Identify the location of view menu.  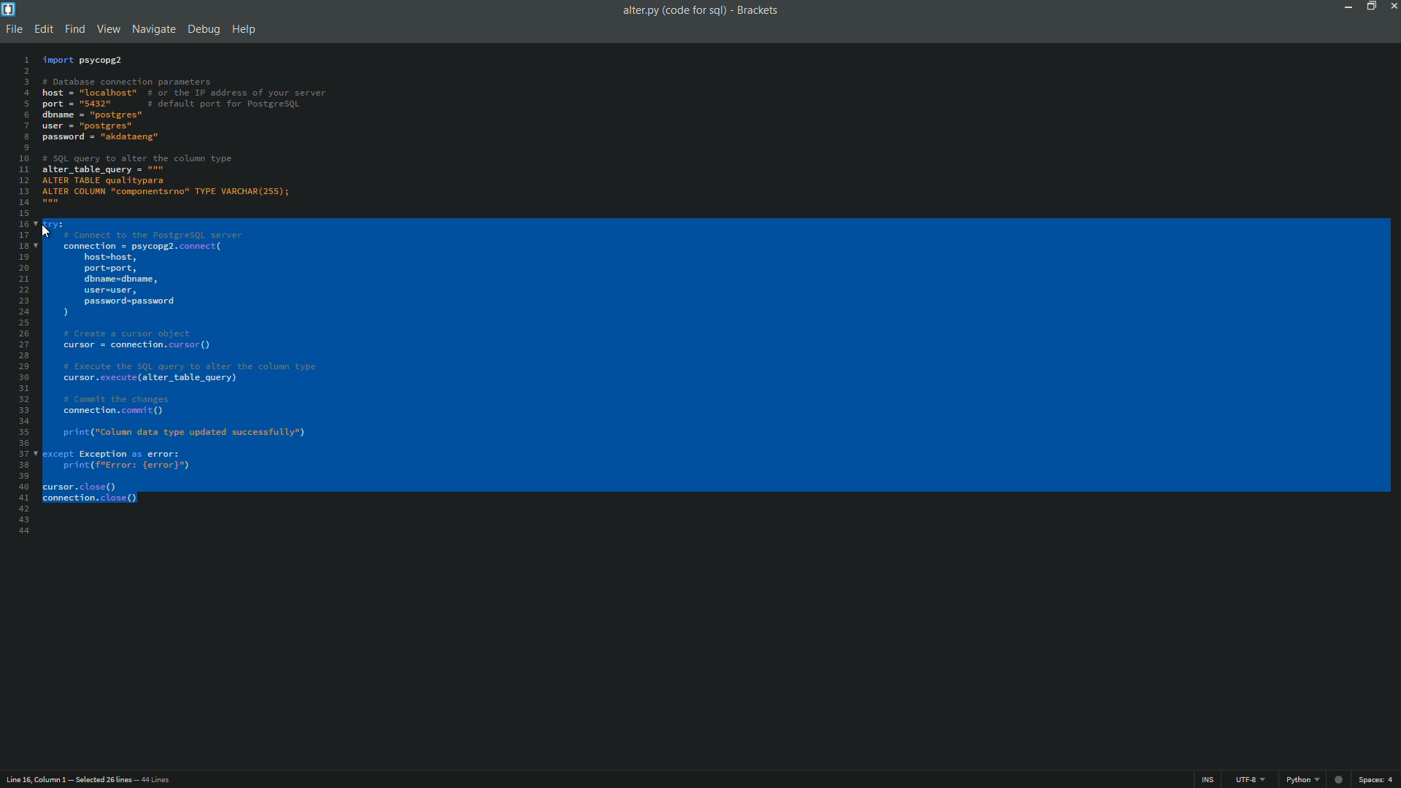
(110, 29).